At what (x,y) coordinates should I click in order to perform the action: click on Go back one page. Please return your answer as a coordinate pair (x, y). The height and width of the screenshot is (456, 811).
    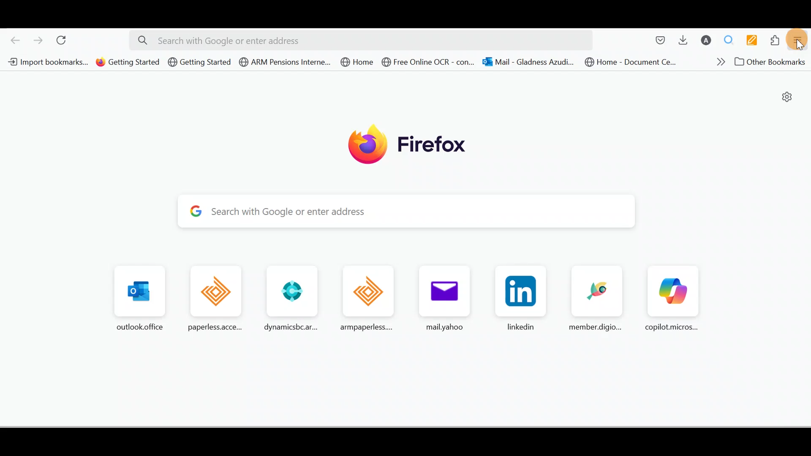
    Looking at the image, I should click on (12, 38).